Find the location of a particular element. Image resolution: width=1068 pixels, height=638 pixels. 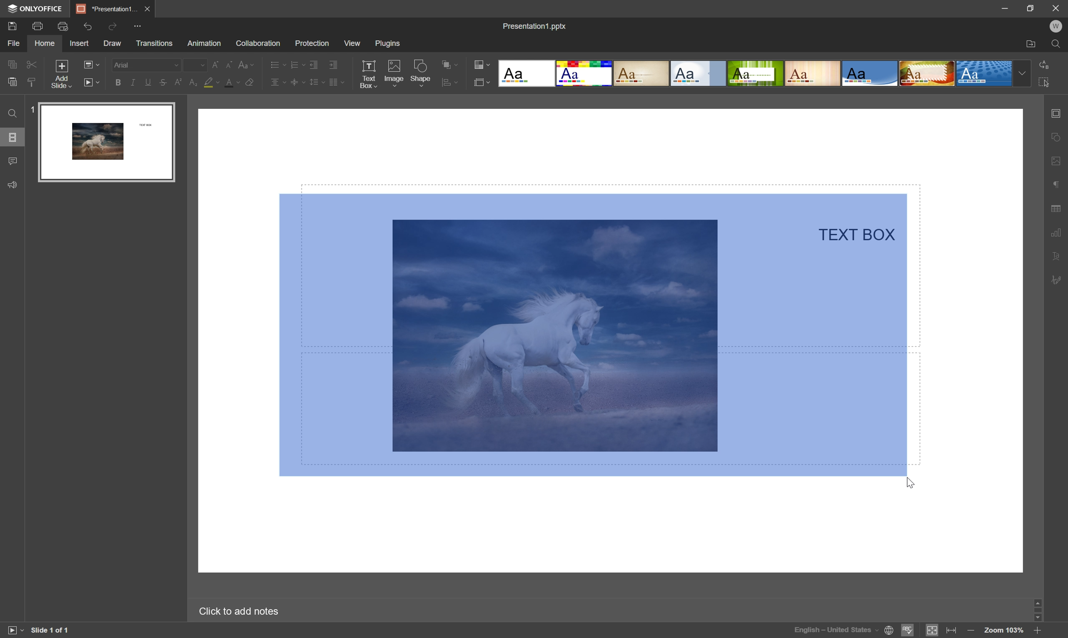

Dotted is located at coordinates (985, 74).